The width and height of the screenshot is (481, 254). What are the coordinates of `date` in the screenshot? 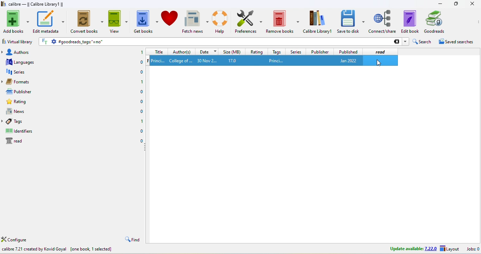 It's located at (206, 52).